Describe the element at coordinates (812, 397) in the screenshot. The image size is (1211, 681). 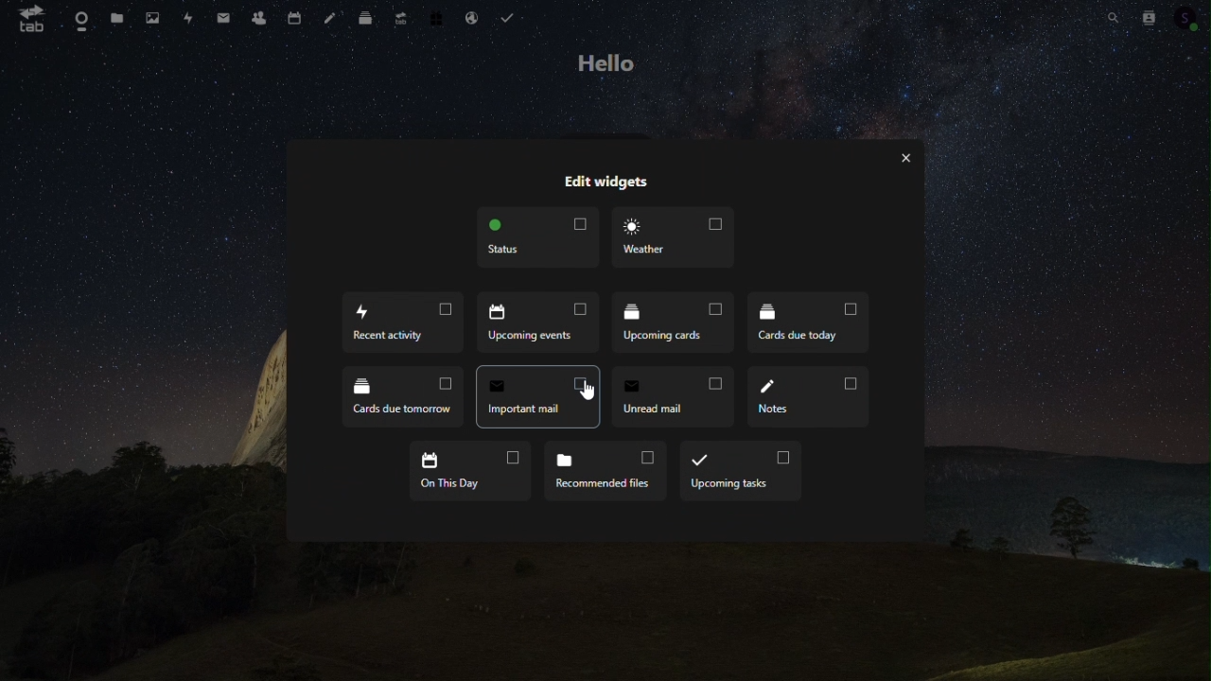
I see `notes` at that location.